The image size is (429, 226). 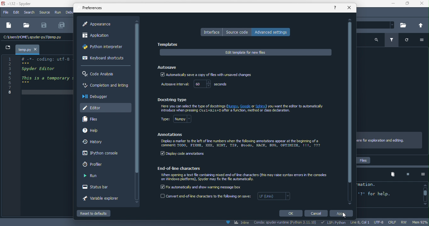 What do you see at coordinates (180, 120) in the screenshot?
I see `type` at bounding box center [180, 120].